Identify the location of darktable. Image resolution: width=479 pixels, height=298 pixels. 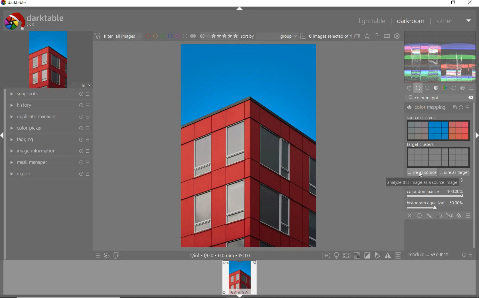
(40, 20).